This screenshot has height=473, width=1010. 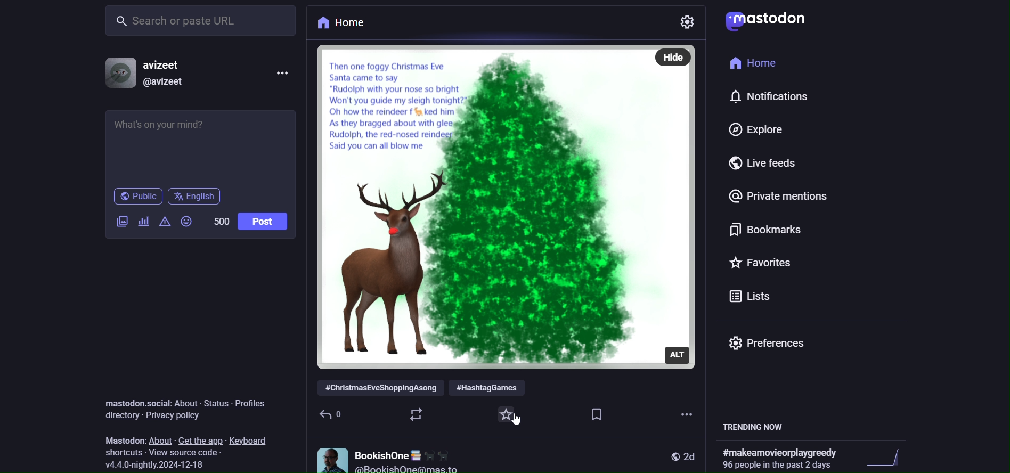 What do you see at coordinates (752, 294) in the screenshot?
I see `lists` at bounding box center [752, 294].